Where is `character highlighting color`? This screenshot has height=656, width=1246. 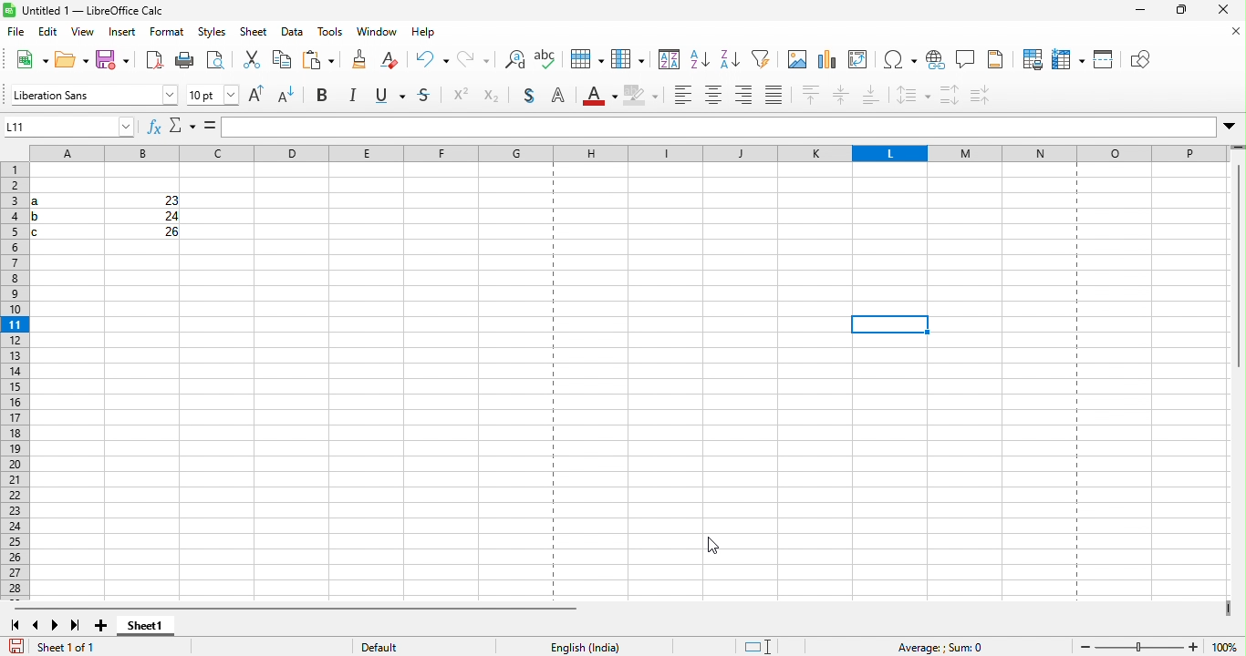
character highlighting color is located at coordinates (645, 97).